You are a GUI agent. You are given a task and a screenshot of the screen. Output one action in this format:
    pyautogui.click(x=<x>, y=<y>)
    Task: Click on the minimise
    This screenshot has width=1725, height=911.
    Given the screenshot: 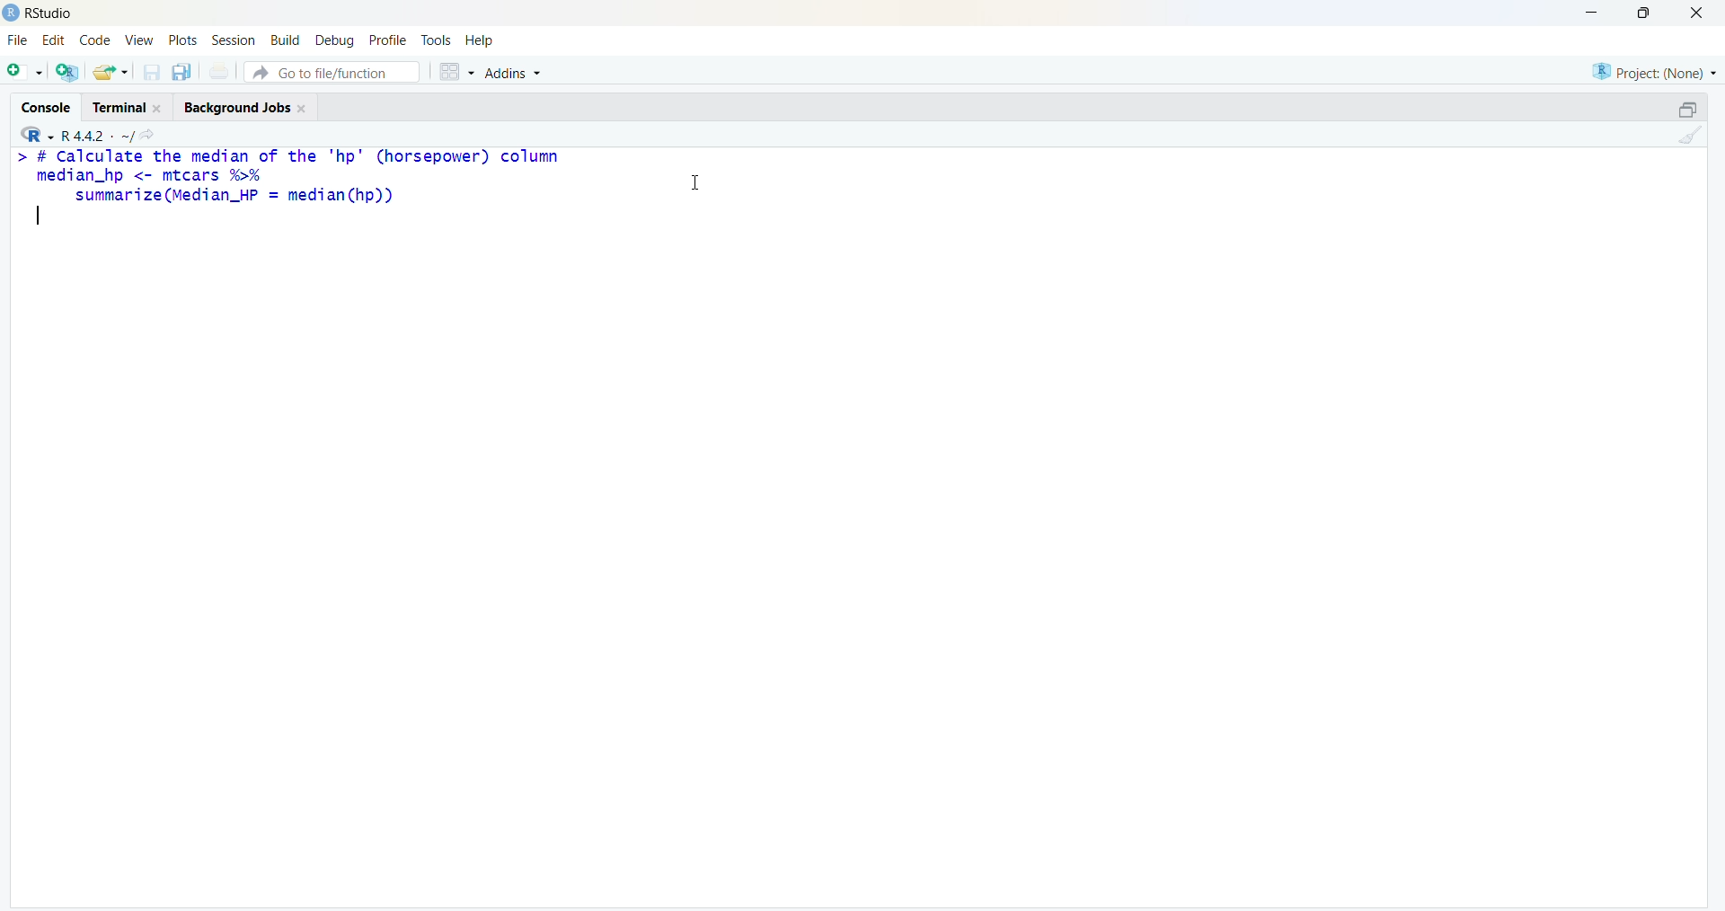 What is the action you would take?
    pyautogui.click(x=1592, y=12)
    